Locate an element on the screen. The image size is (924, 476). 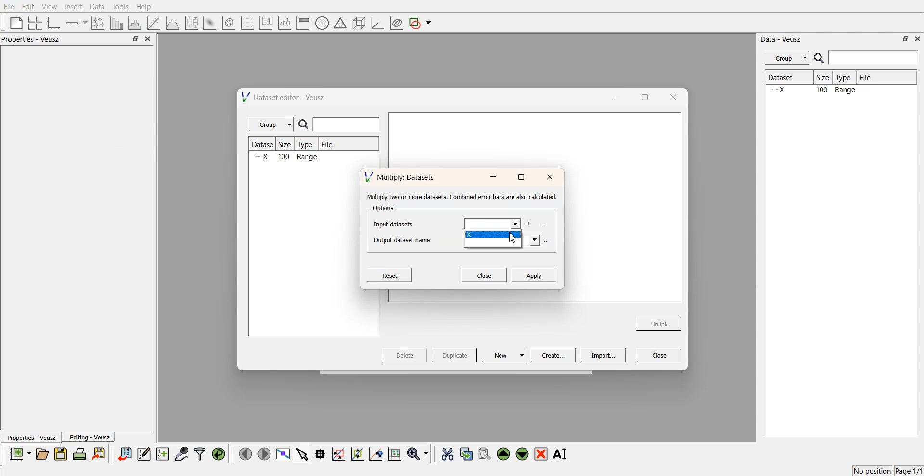
move left is located at coordinates (245, 453).